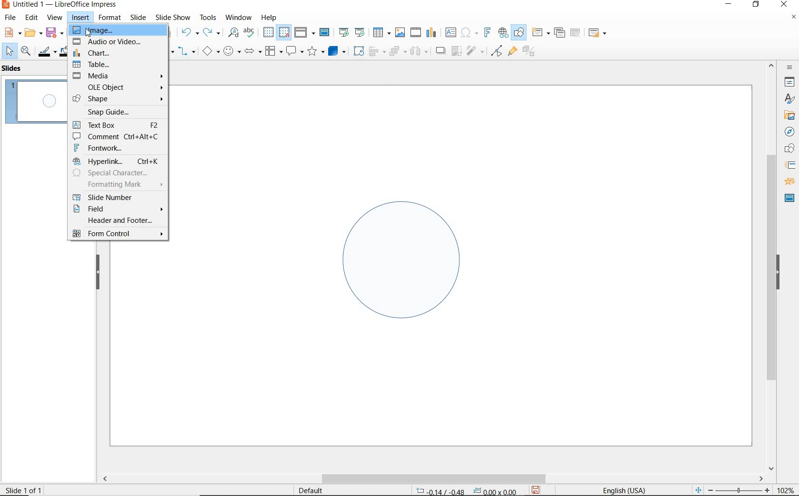 The height and width of the screenshot is (496, 799). What do you see at coordinates (351, 31) in the screenshot?
I see `start from first/current slide` at bounding box center [351, 31].